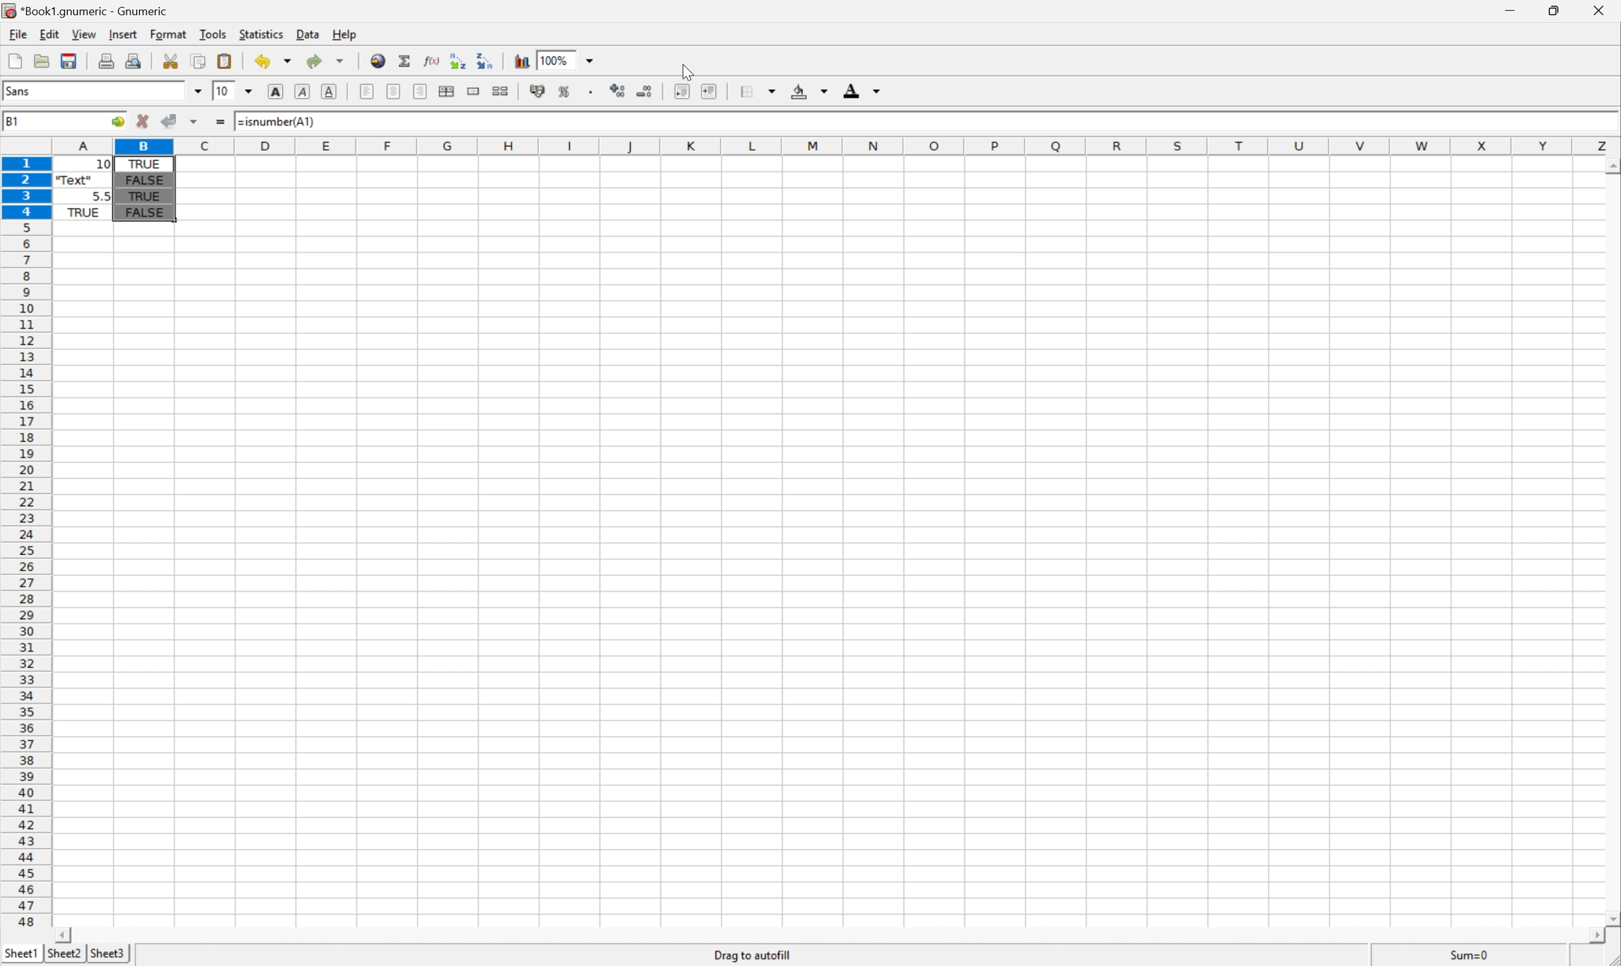  What do you see at coordinates (169, 163) in the screenshot?
I see `=ISNUMBER(A1)` at bounding box center [169, 163].